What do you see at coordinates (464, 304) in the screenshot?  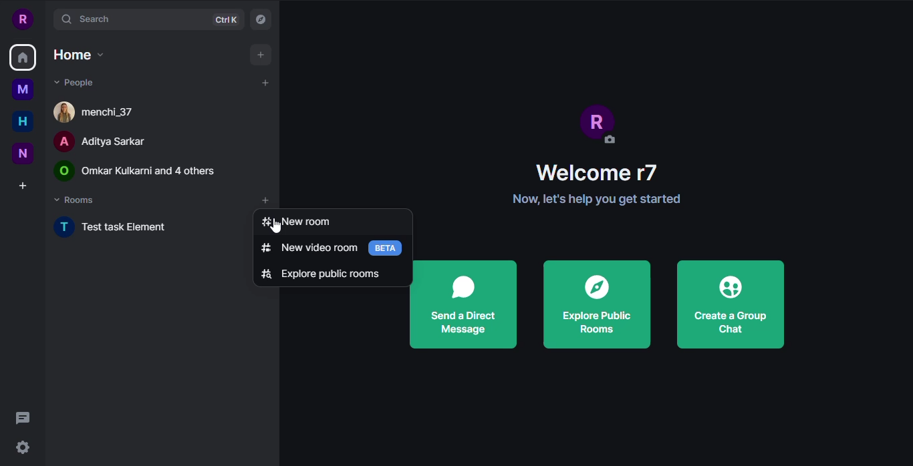 I see `send direct message` at bounding box center [464, 304].